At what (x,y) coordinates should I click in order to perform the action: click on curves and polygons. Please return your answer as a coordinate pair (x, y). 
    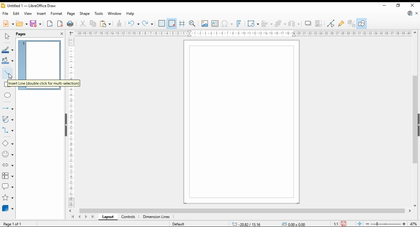
    Looking at the image, I should click on (8, 119).